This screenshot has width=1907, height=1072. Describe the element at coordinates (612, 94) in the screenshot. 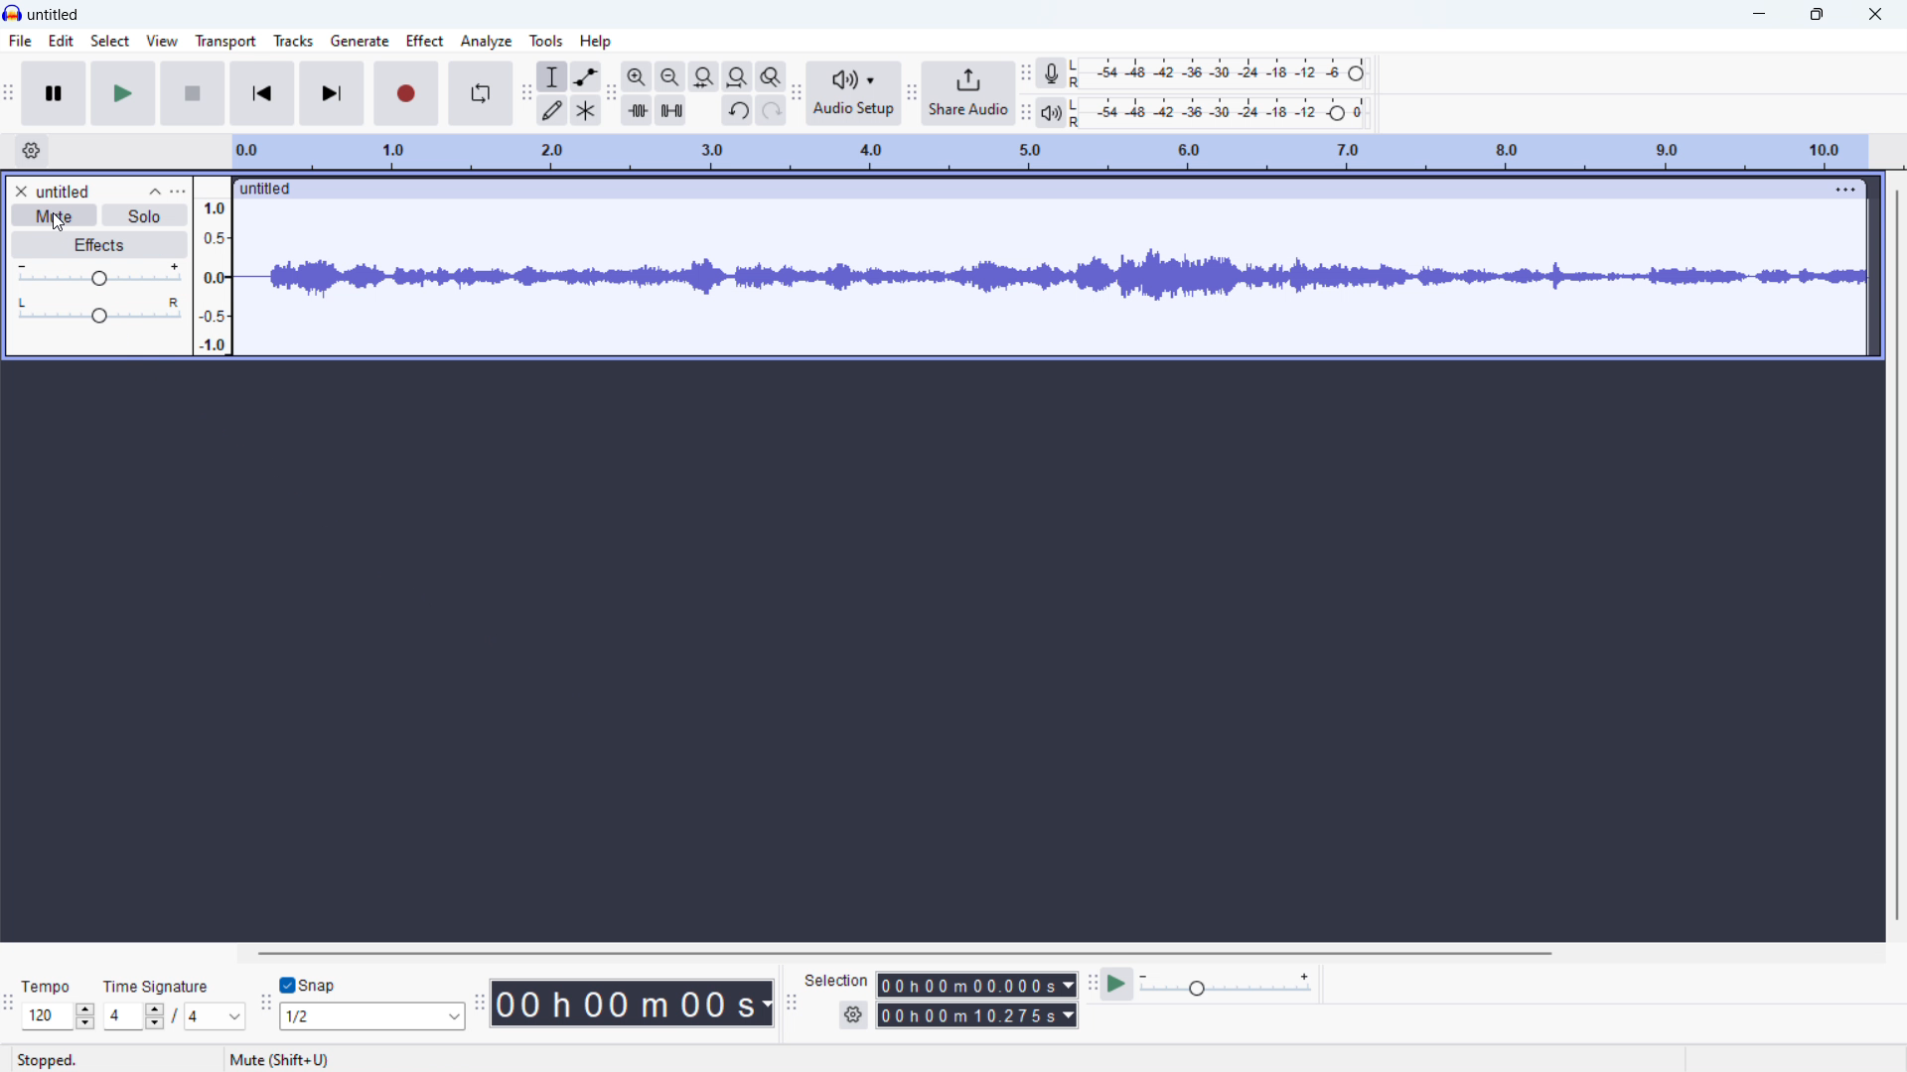

I see `edit toolbar` at that location.